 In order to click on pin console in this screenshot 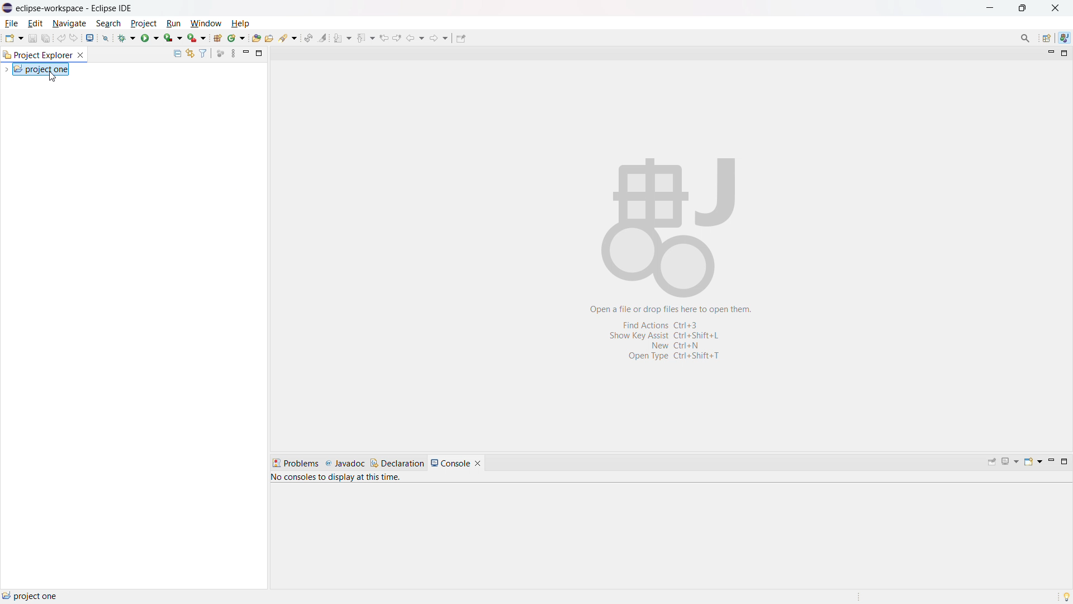, I will do `click(992, 463)`.